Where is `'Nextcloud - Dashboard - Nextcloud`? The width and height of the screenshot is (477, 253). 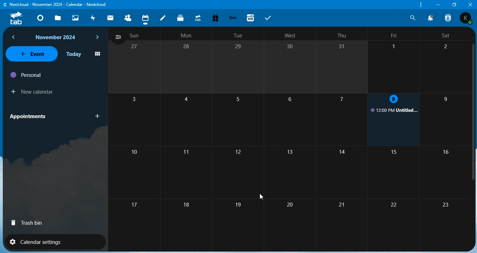 'Nextcloud - Dashboard - Nextcloud is located at coordinates (57, 3).